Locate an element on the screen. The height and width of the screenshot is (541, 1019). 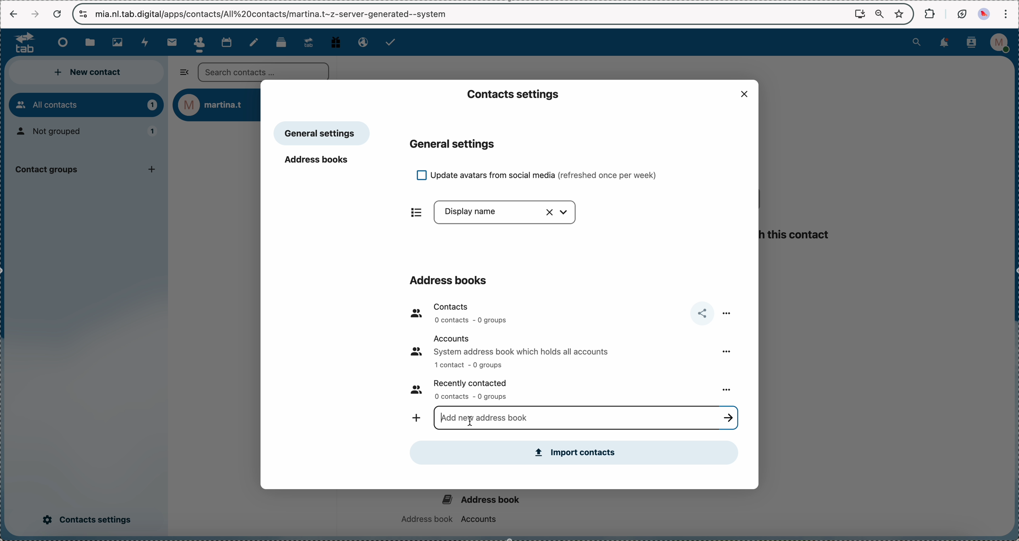
extensions is located at coordinates (928, 13).